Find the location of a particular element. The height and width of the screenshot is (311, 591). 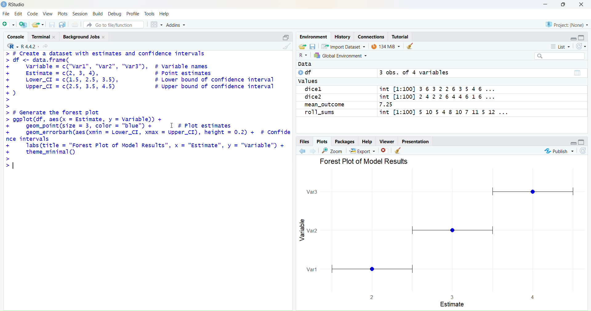

open existing file is located at coordinates (38, 24).